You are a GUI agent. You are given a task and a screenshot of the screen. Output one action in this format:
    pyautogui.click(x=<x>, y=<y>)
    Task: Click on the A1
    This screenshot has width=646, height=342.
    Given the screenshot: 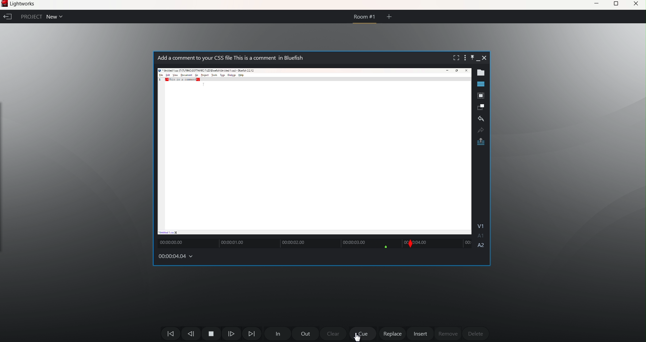 What is the action you would take?
    pyautogui.click(x=482, y=236)
    